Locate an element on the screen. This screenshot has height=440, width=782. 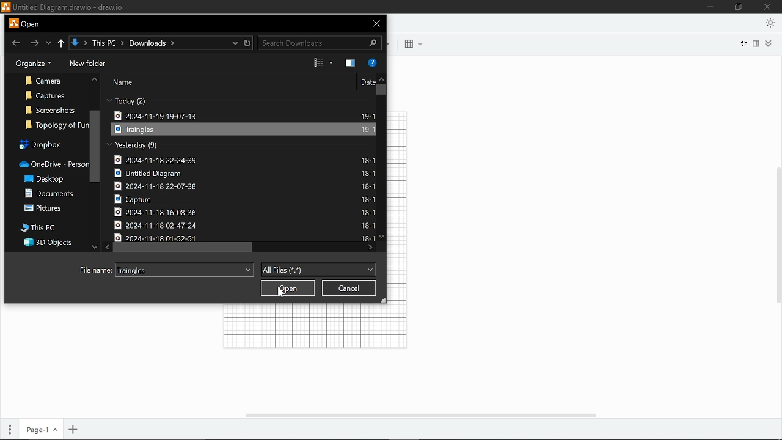
Current page is located at coordinates (38, 430).